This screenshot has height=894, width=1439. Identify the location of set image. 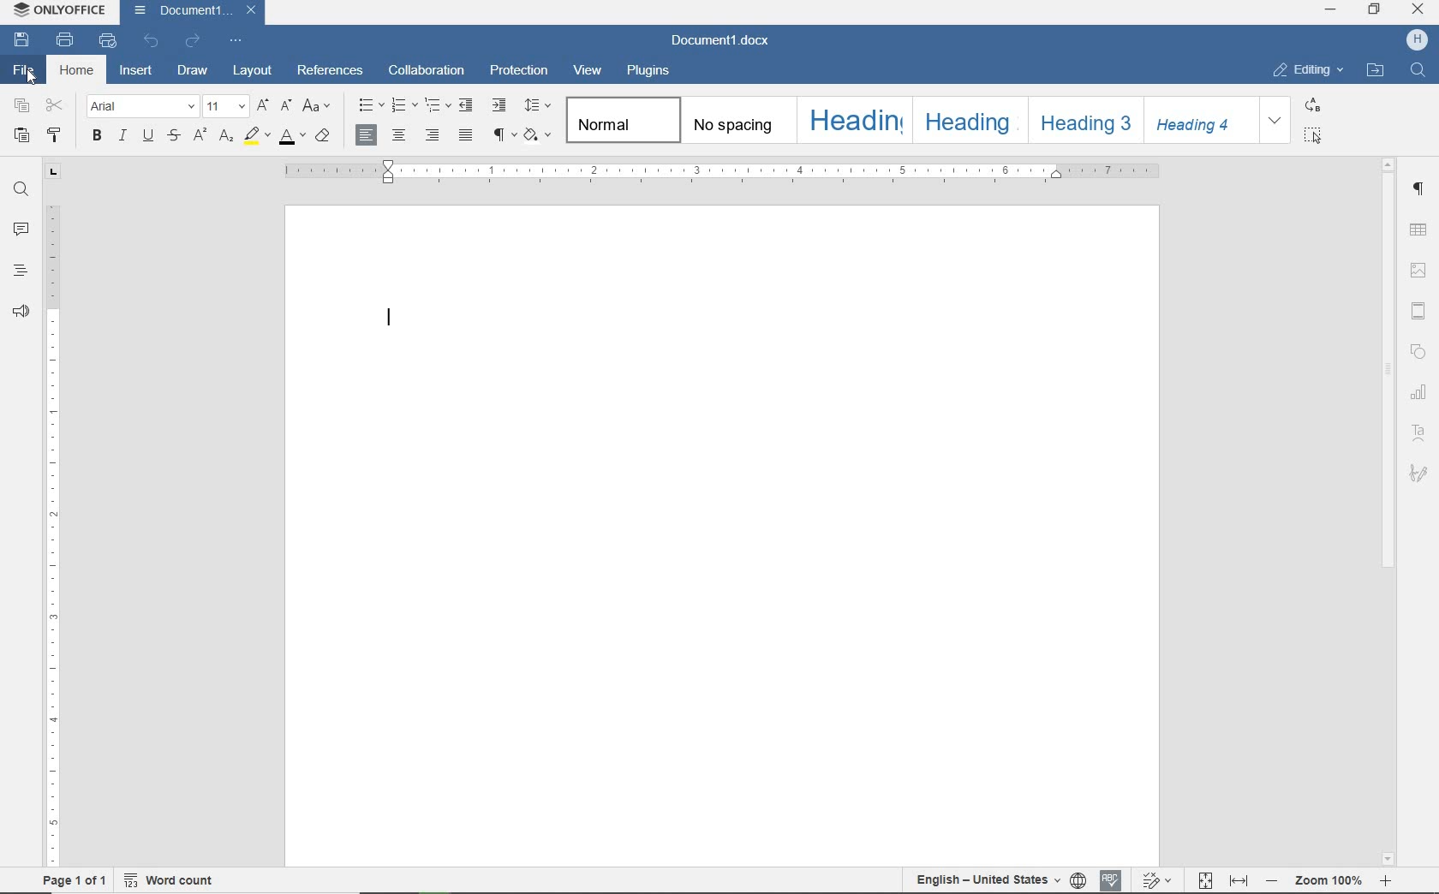
(1419, 270).